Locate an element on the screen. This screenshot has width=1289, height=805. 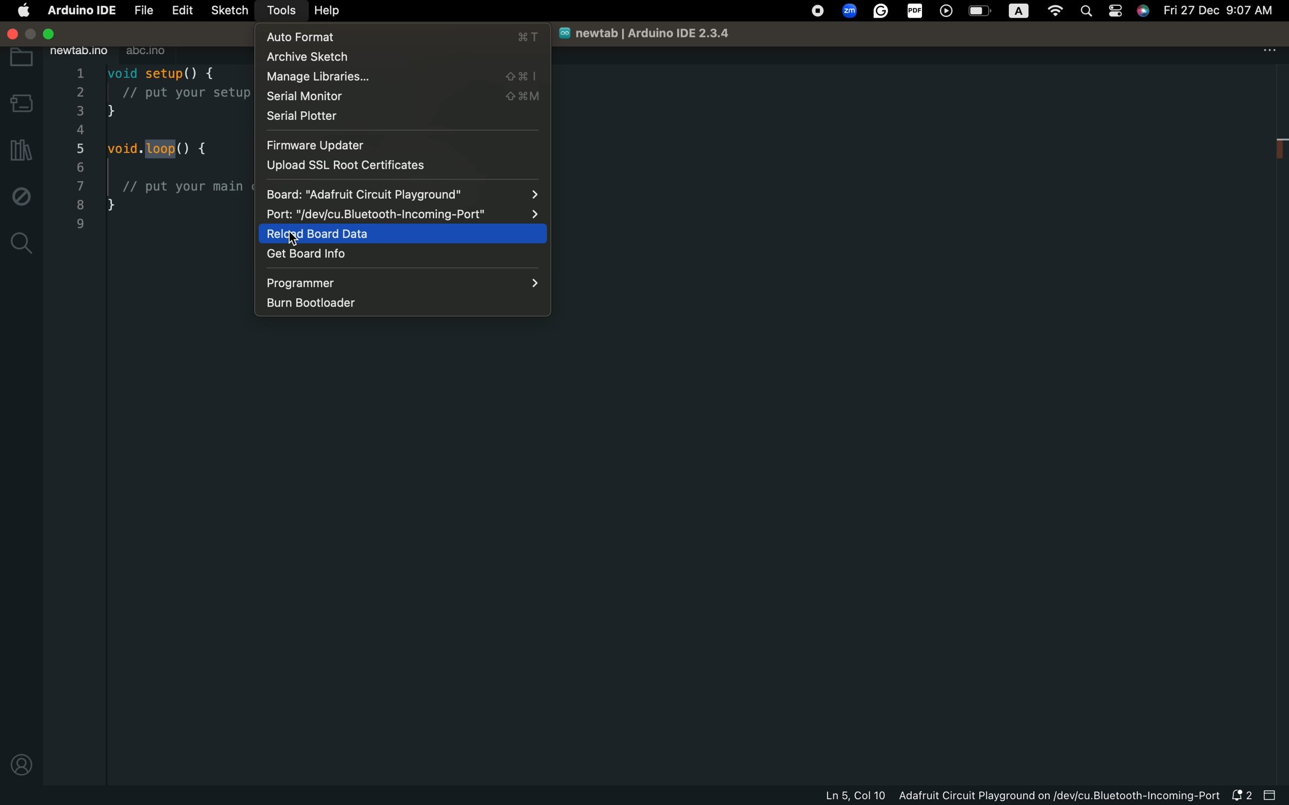
1 is located at coordinates (78, 73).